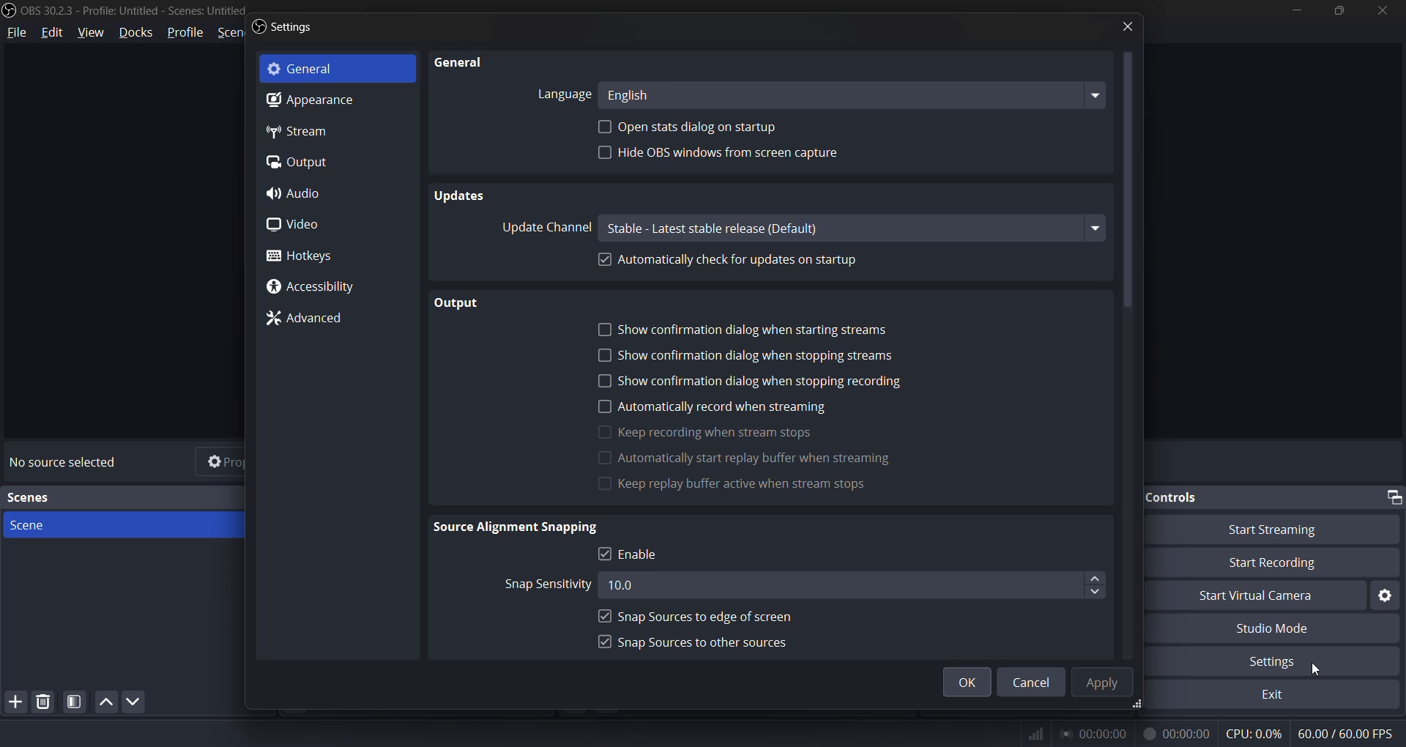  What do you see at coordinates (459, 197) in the screenshot?
I see `updates` at bounding box center [459, 197].